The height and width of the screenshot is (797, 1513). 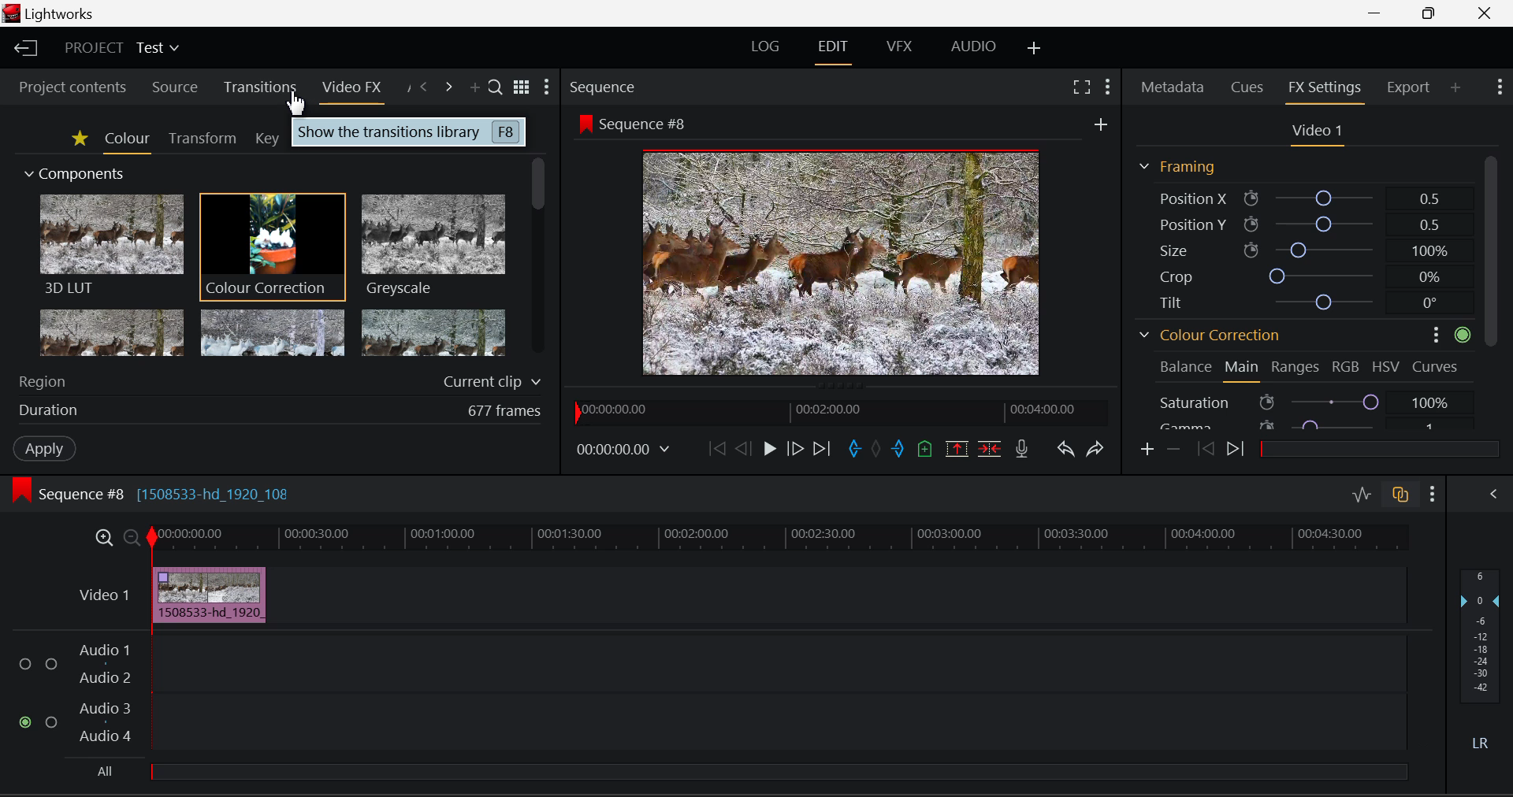 I want to click on 3D LUT, so click(x=110, y=243).